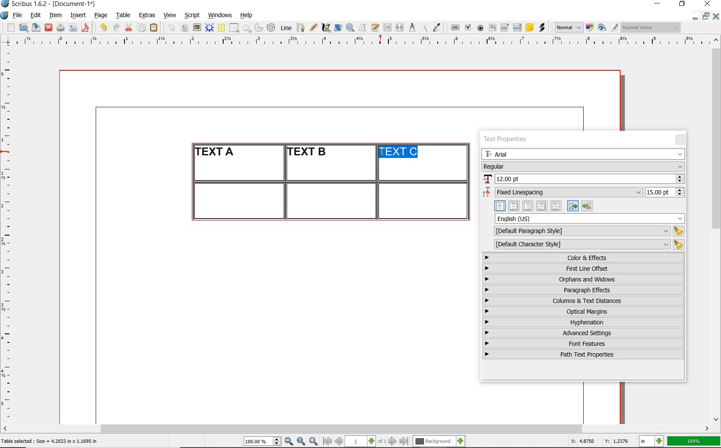  What do you see at coordinates (35, 27) in the screenshot?
I see `save` at bounding box center [35, 27].